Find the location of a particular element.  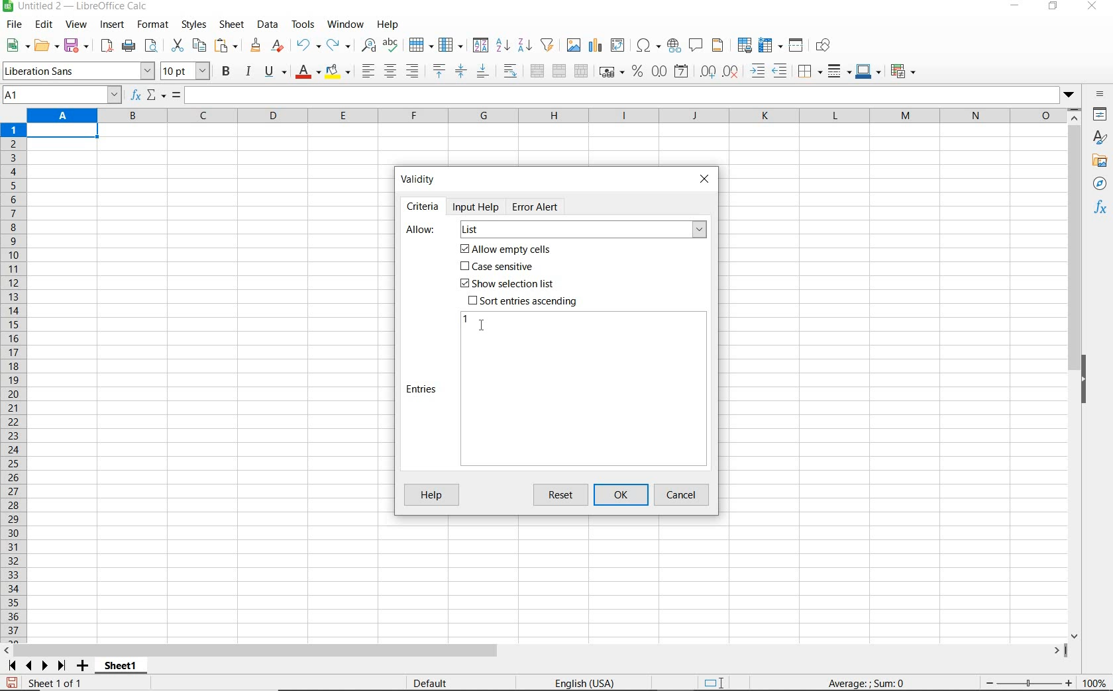

format as number is located at coordinates (659, 71).